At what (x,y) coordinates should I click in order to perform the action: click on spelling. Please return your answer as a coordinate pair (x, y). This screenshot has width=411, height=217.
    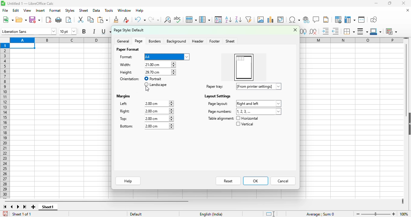
    Looking at the image, I should click on (178, 19).